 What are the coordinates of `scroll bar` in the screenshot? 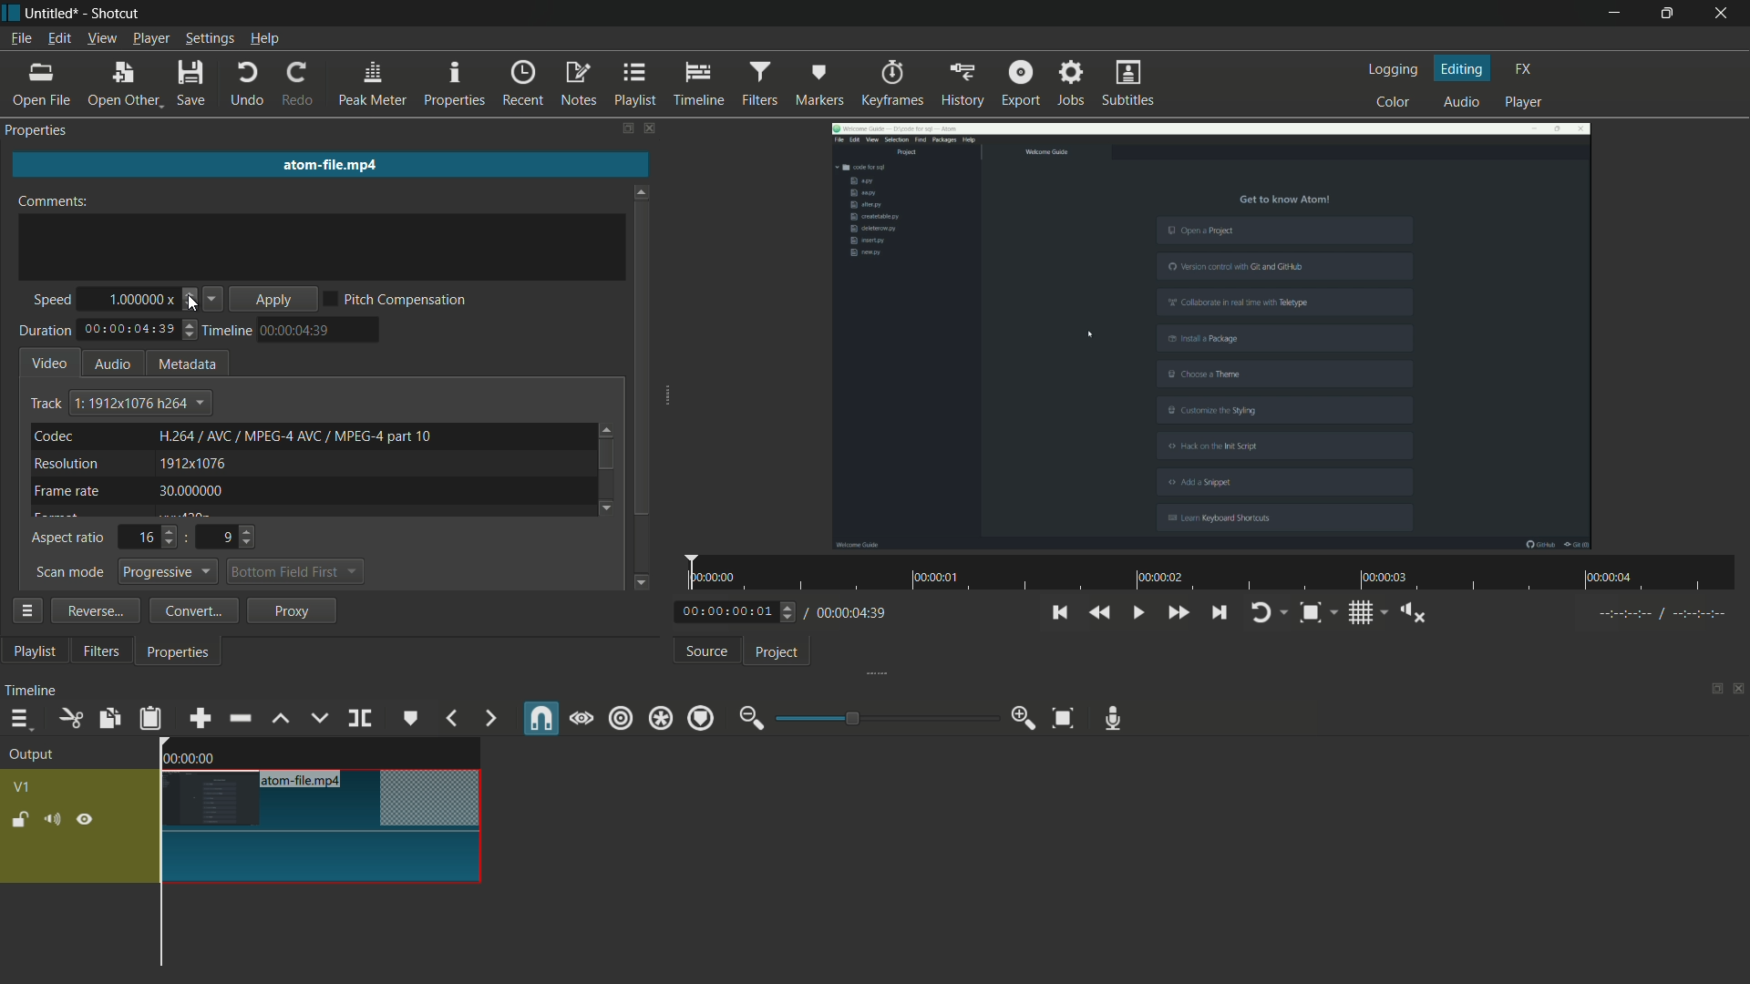 It's located at (605, 456).